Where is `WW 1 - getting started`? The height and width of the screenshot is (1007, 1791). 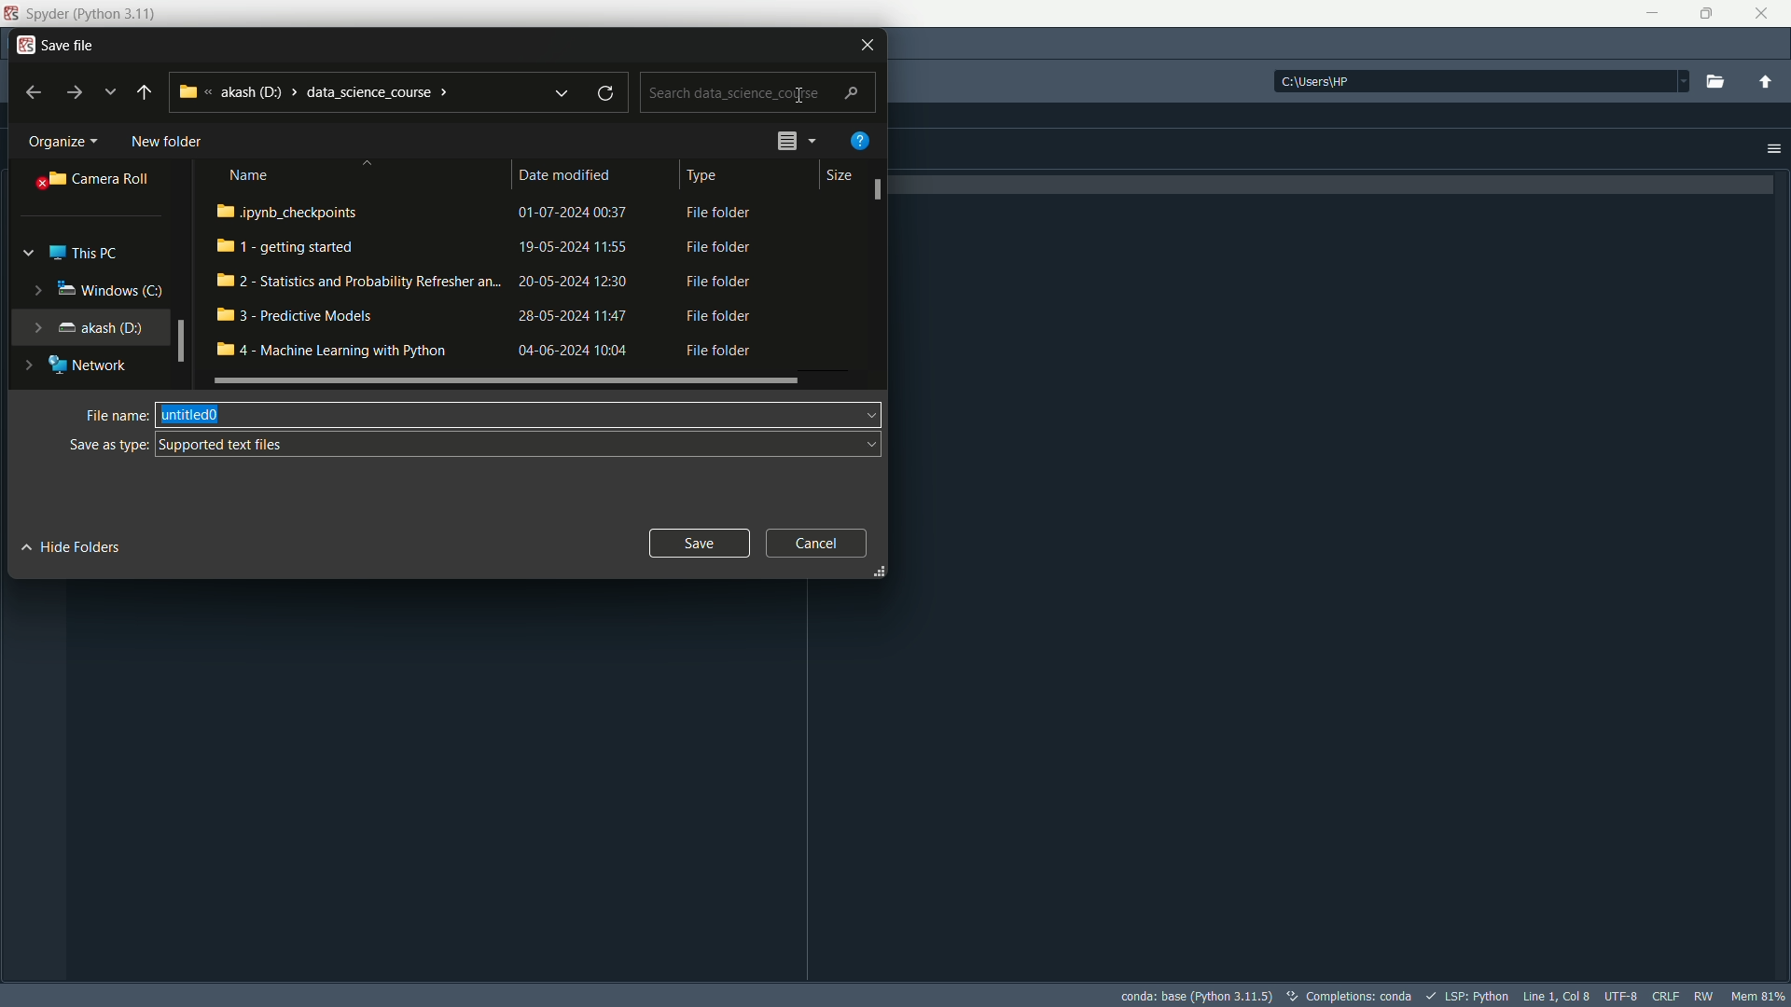
WW 1 - getting started is located at coordinates (295, 247).